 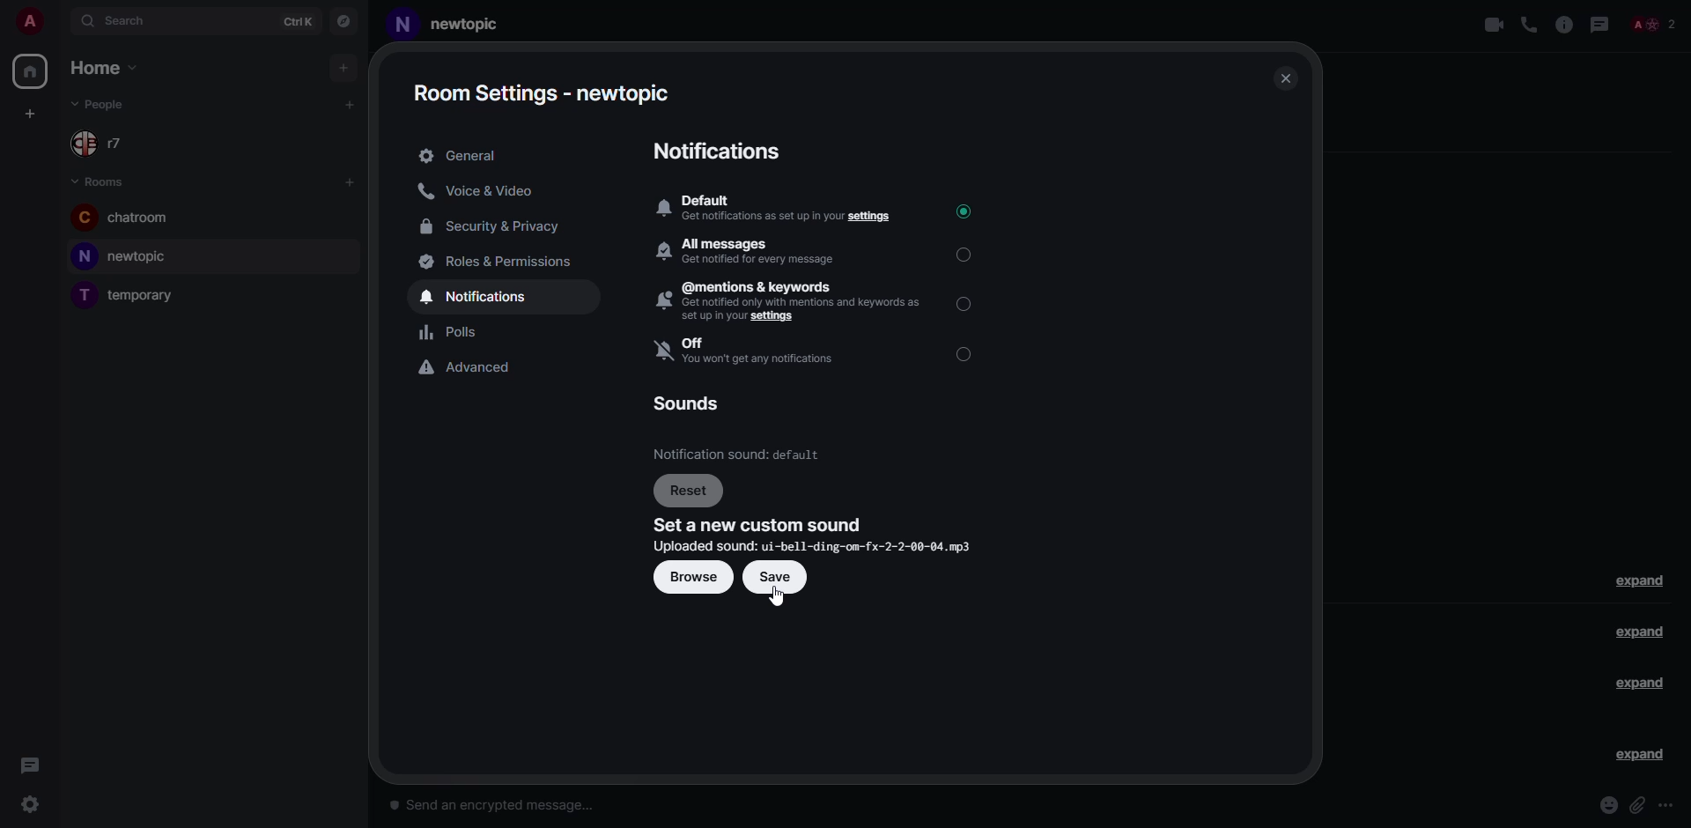 What do you see at coordinates (811, 546) in the screenshot?
I see `updated sound` at bounding box center [811, 546].